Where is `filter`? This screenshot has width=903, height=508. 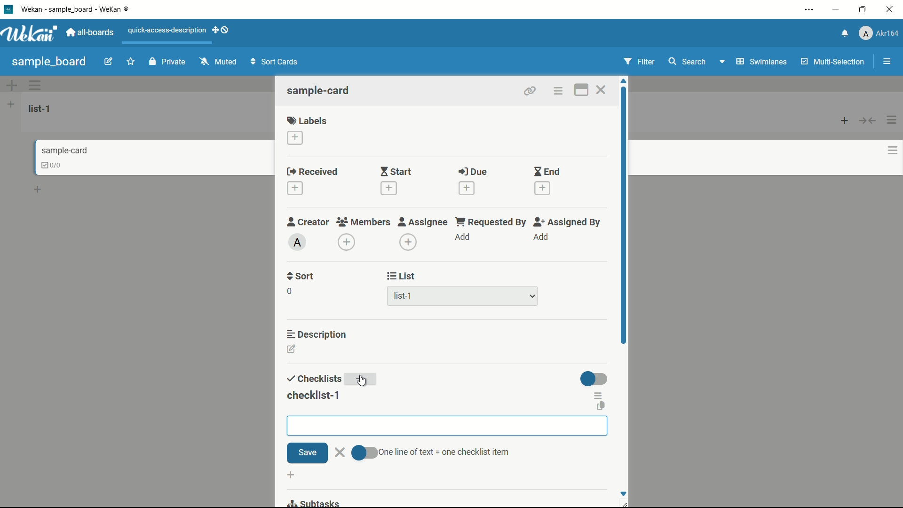
filter is located at coordinates (640, 62).